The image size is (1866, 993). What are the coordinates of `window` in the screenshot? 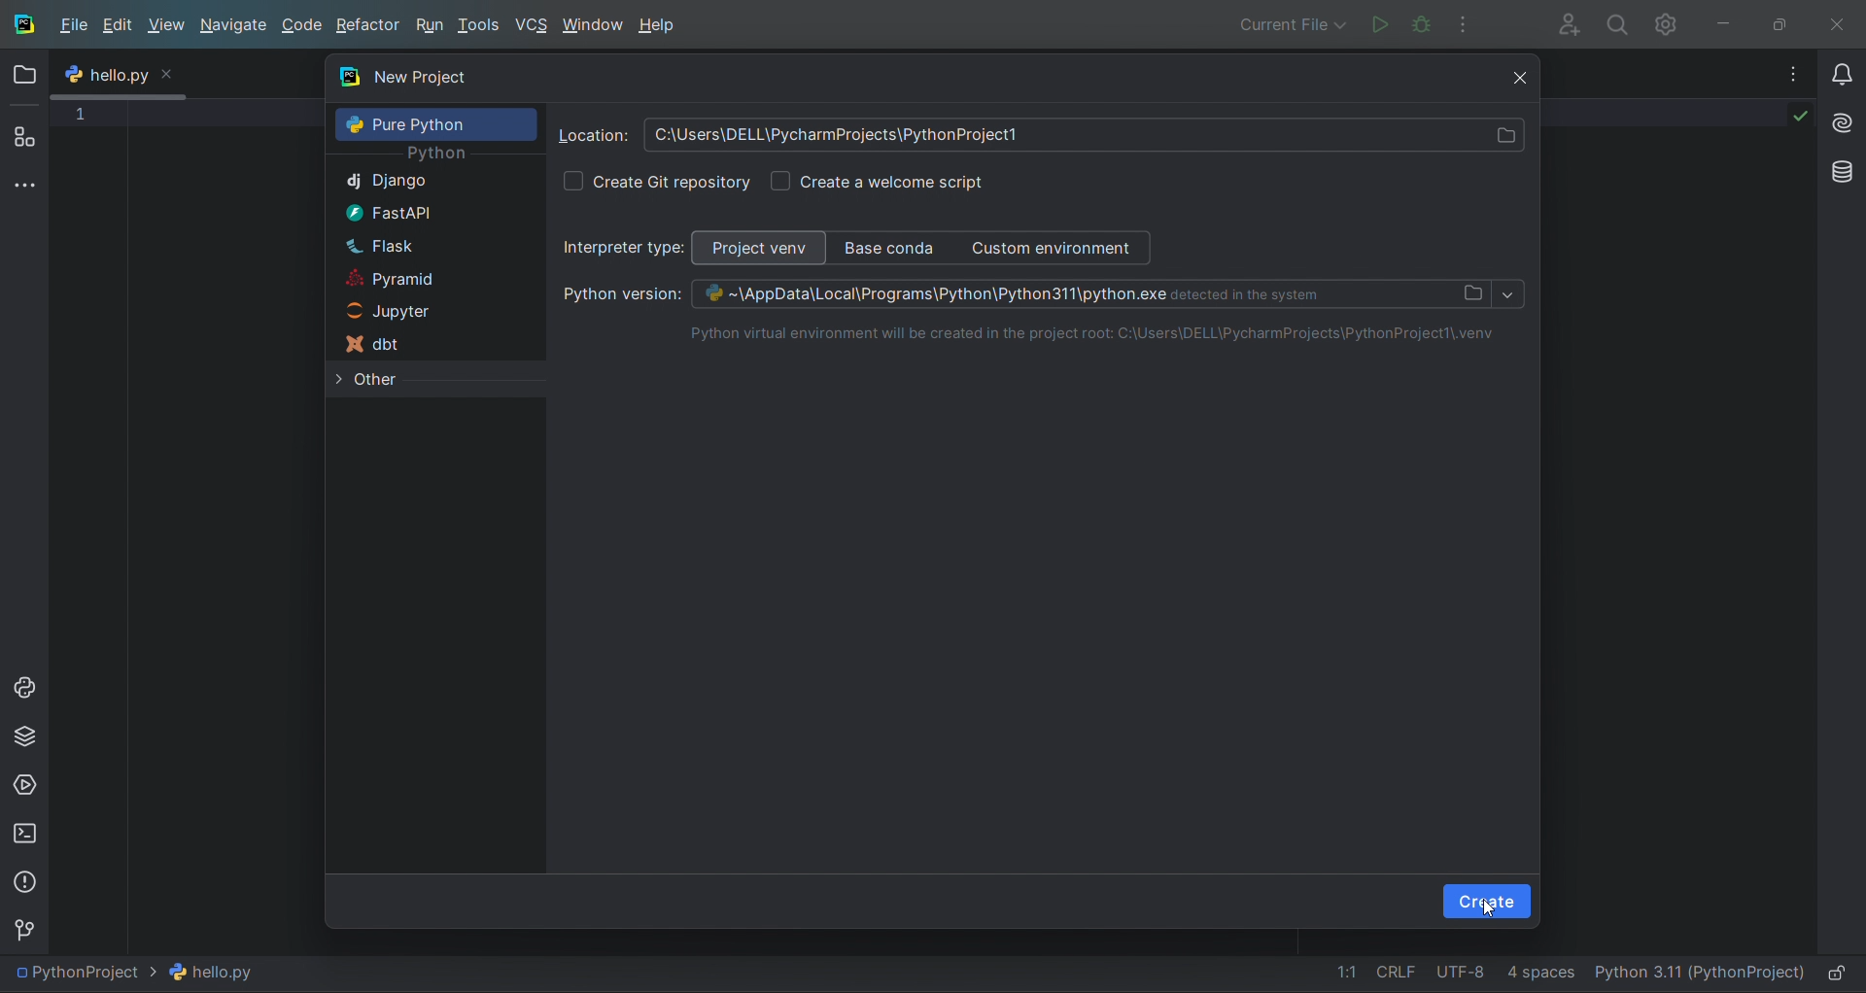 It's located at (595, 25).